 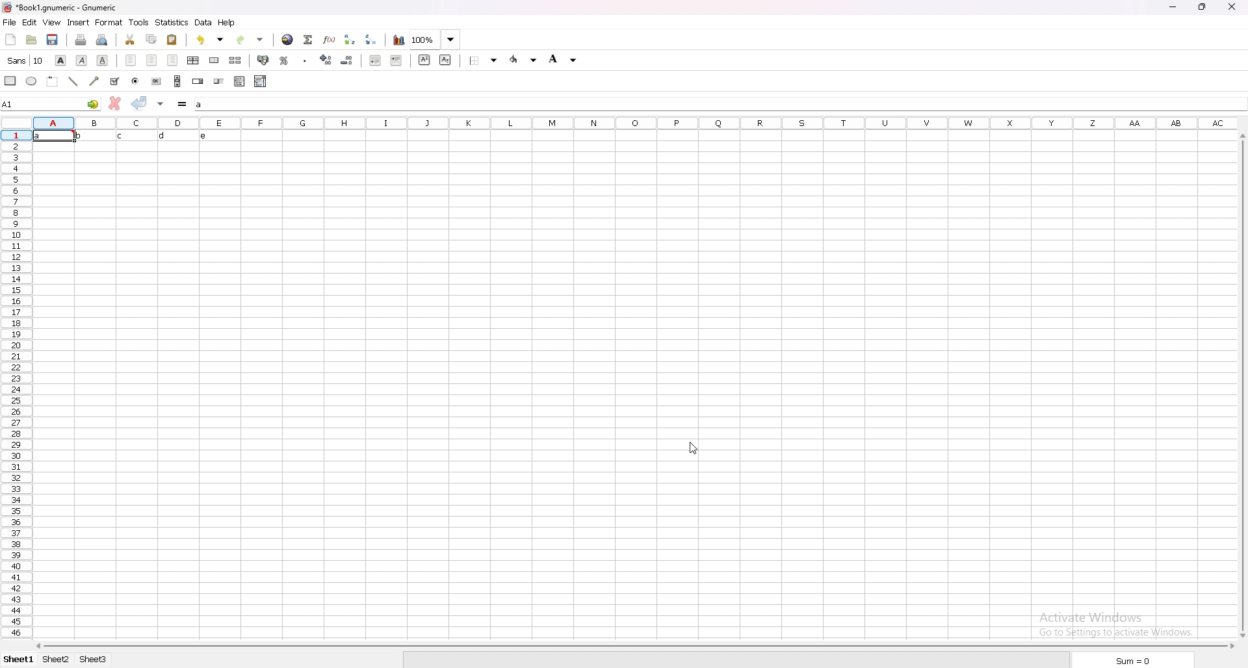 I want to click on line, so click(x=73, y=81).